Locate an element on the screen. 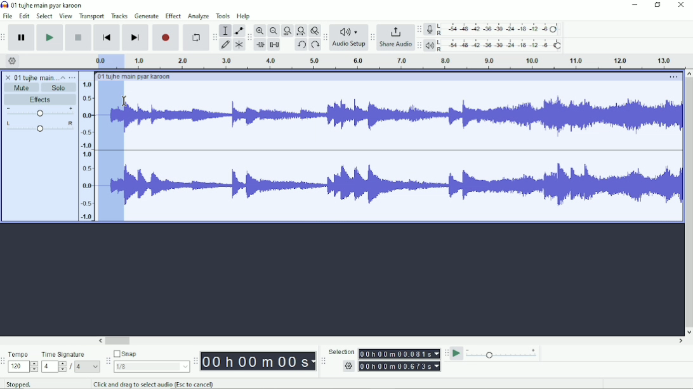  Minimize is located at coordinates (635, 5).